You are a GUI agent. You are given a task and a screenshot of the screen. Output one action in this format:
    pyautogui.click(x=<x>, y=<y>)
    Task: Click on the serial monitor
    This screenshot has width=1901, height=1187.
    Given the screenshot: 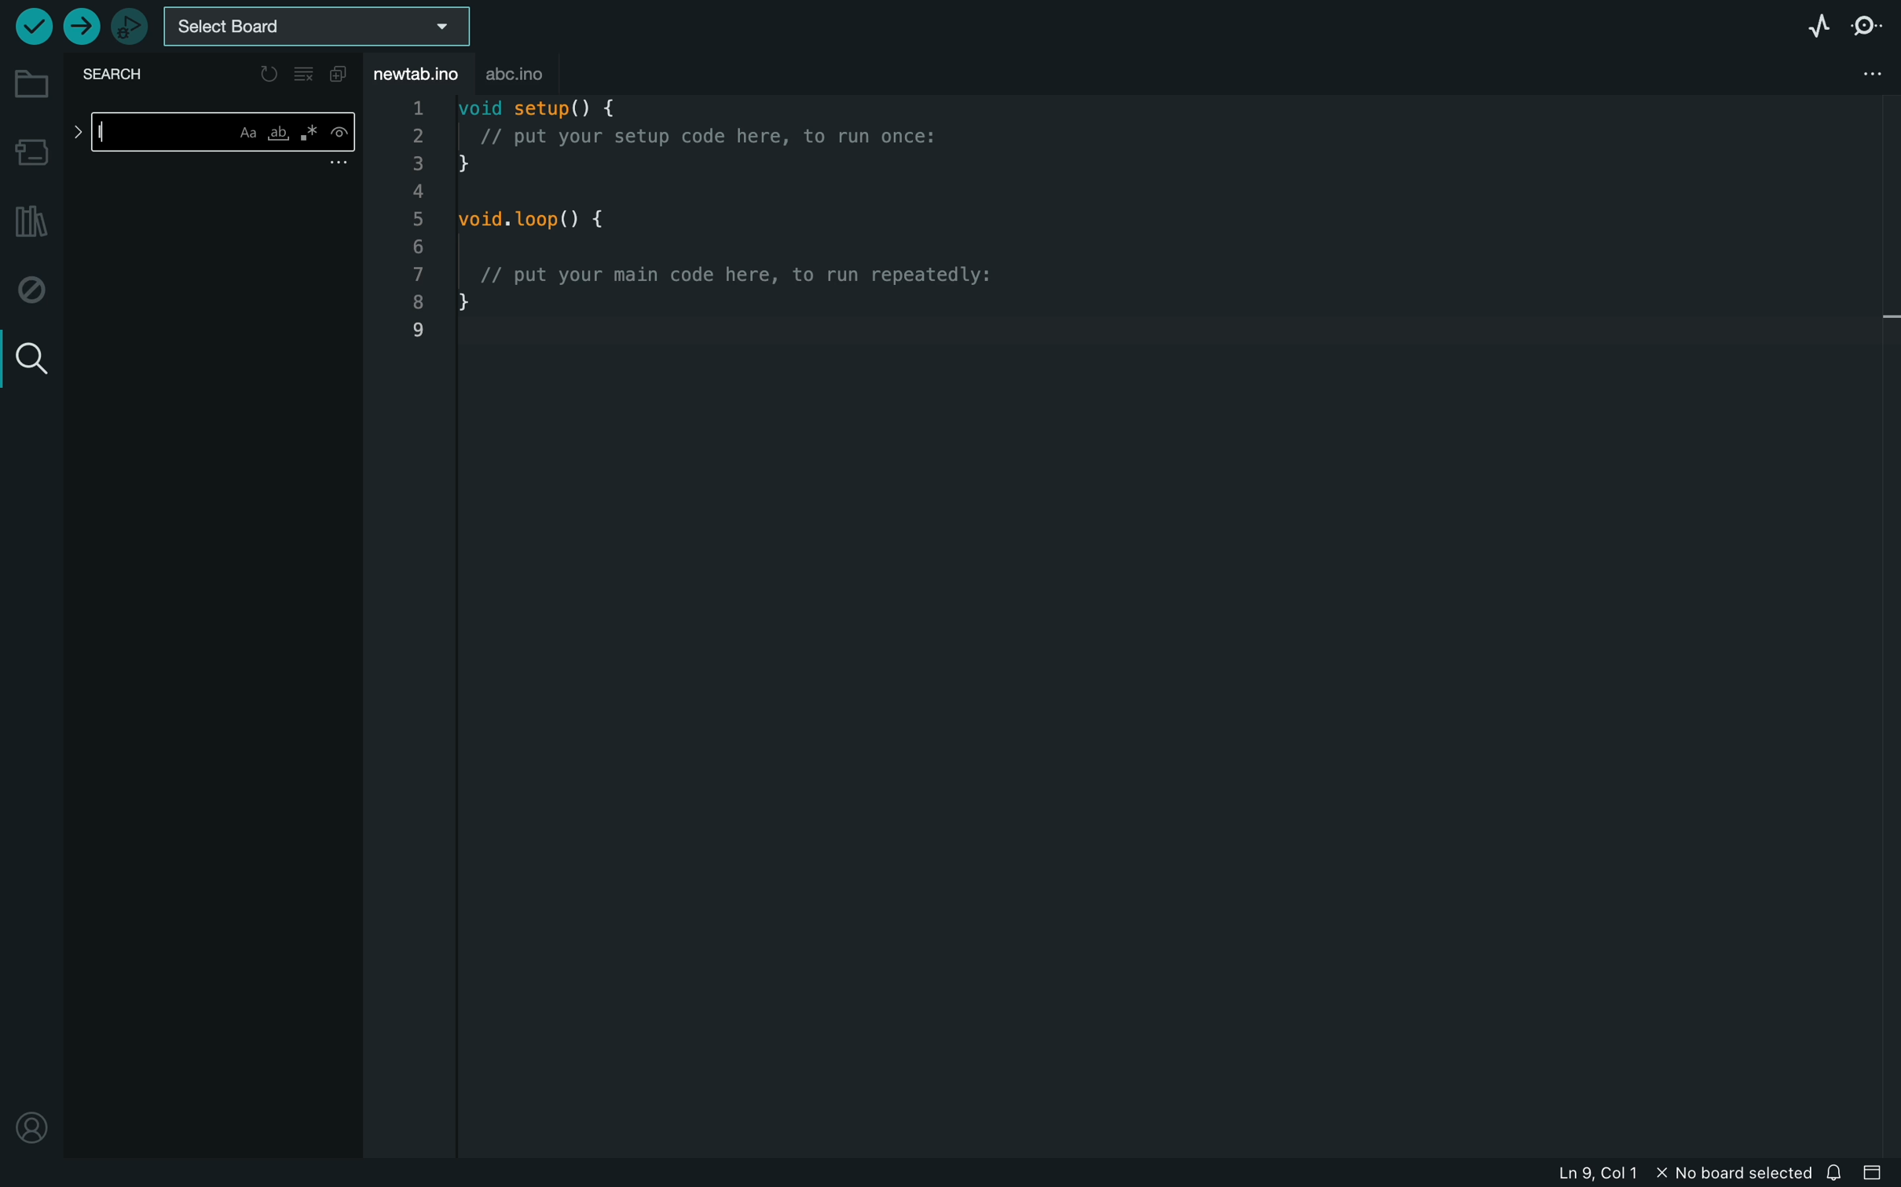 What is the action you would take?
    pyautogui.click(x=1866, y=28)
    